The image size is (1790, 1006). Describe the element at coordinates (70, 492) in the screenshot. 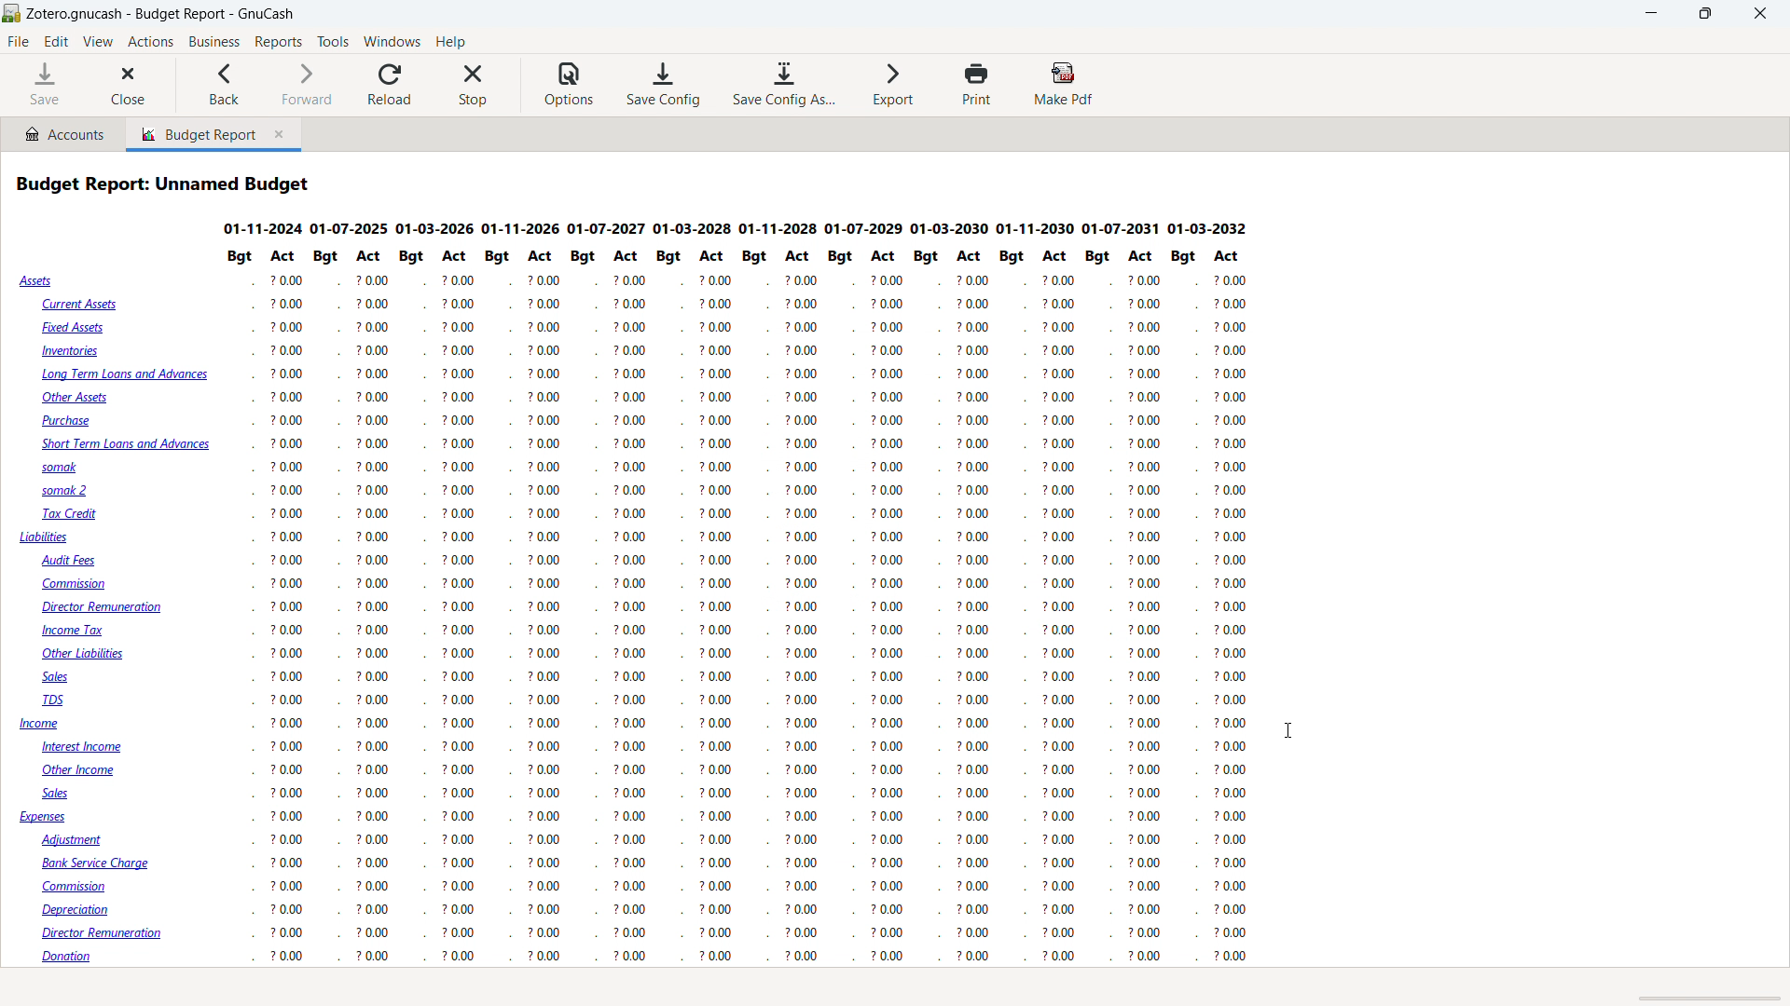

I see `somak 2` at that location.